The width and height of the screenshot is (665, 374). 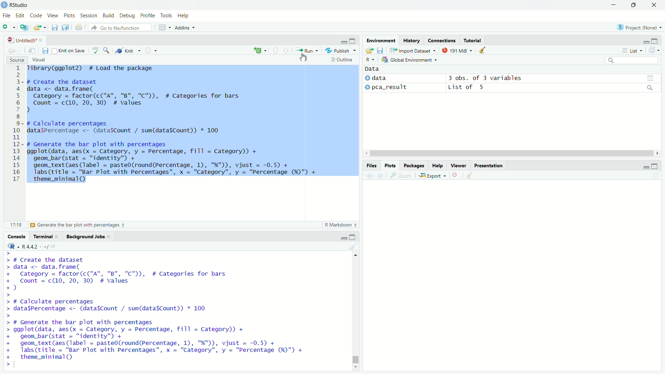 I want to click on terminal, so click(x=46, y=236).